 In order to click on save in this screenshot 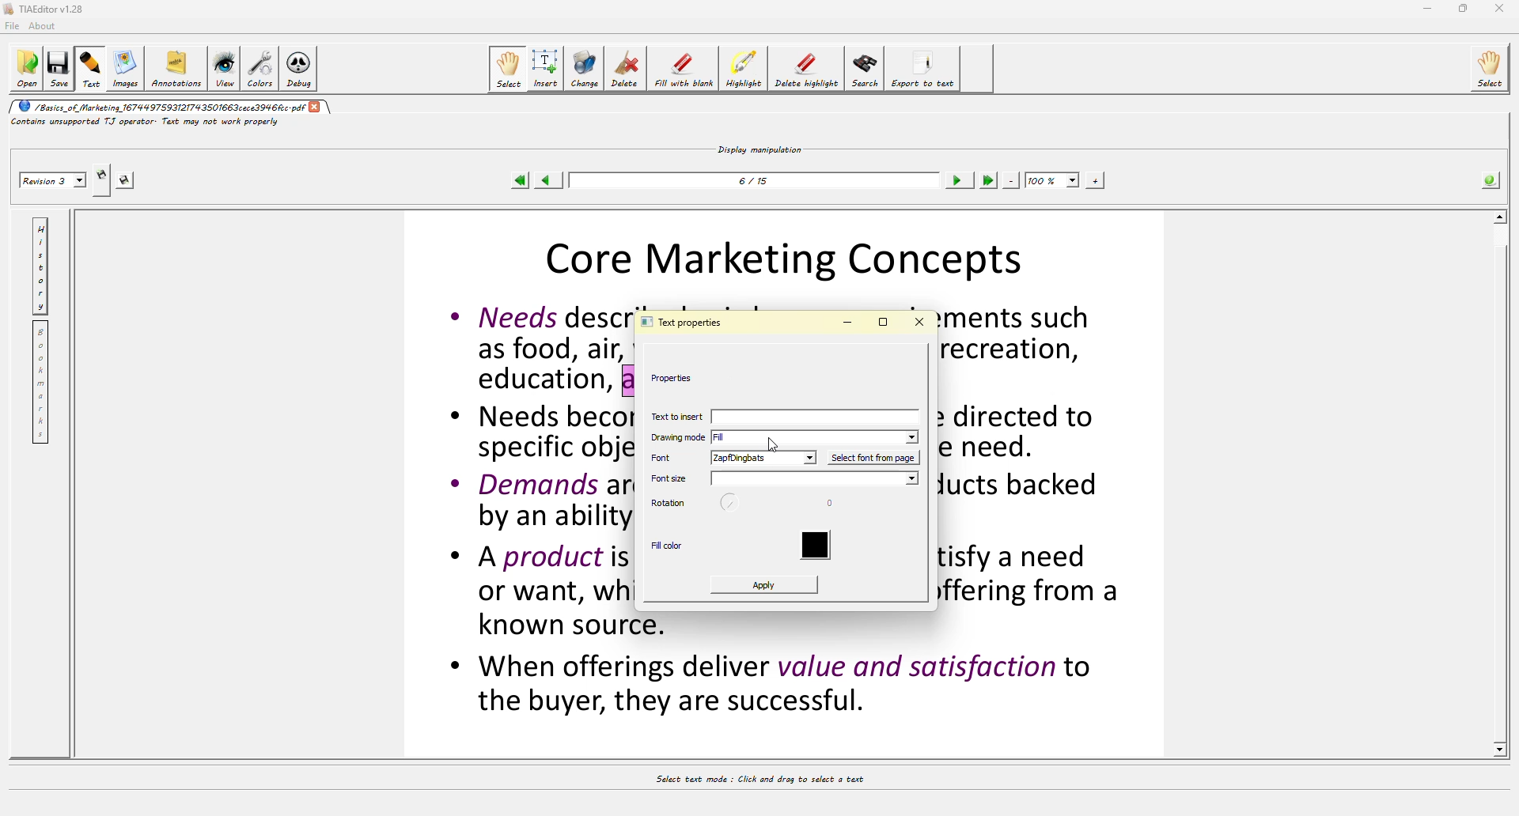, I will do `click(57, 69)`.